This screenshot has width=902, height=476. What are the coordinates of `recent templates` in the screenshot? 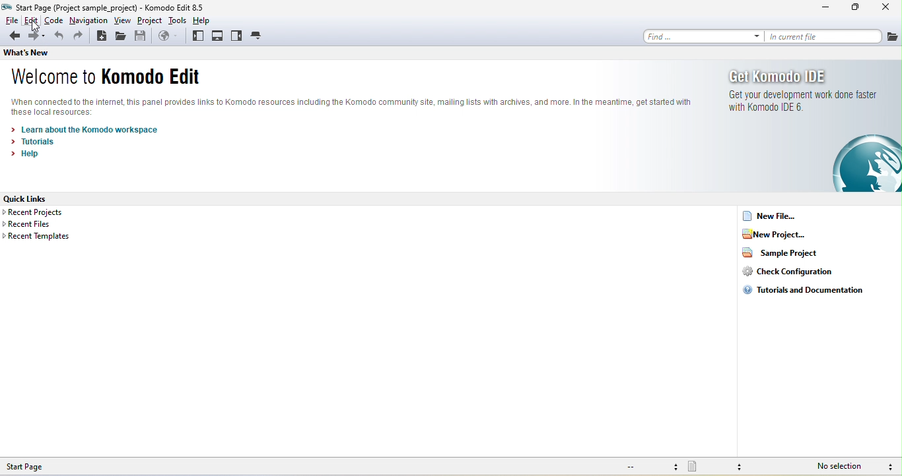 It's located at (46, 236).